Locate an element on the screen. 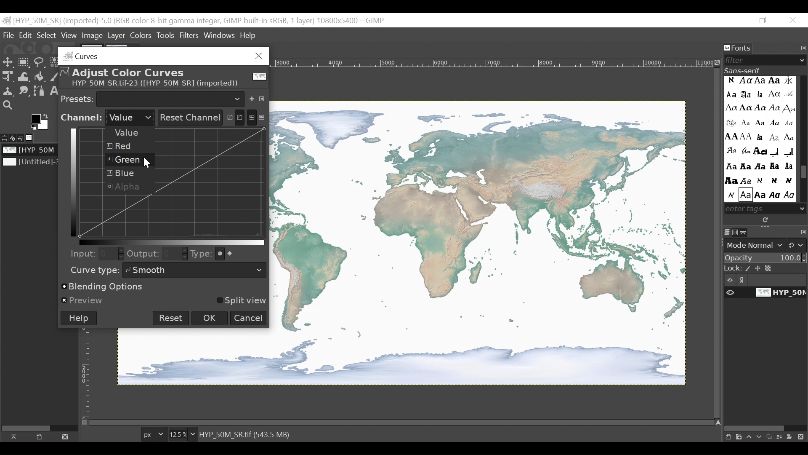 The width and height of the screenshot is (808, 455). File is located at coordinates (10, 35).